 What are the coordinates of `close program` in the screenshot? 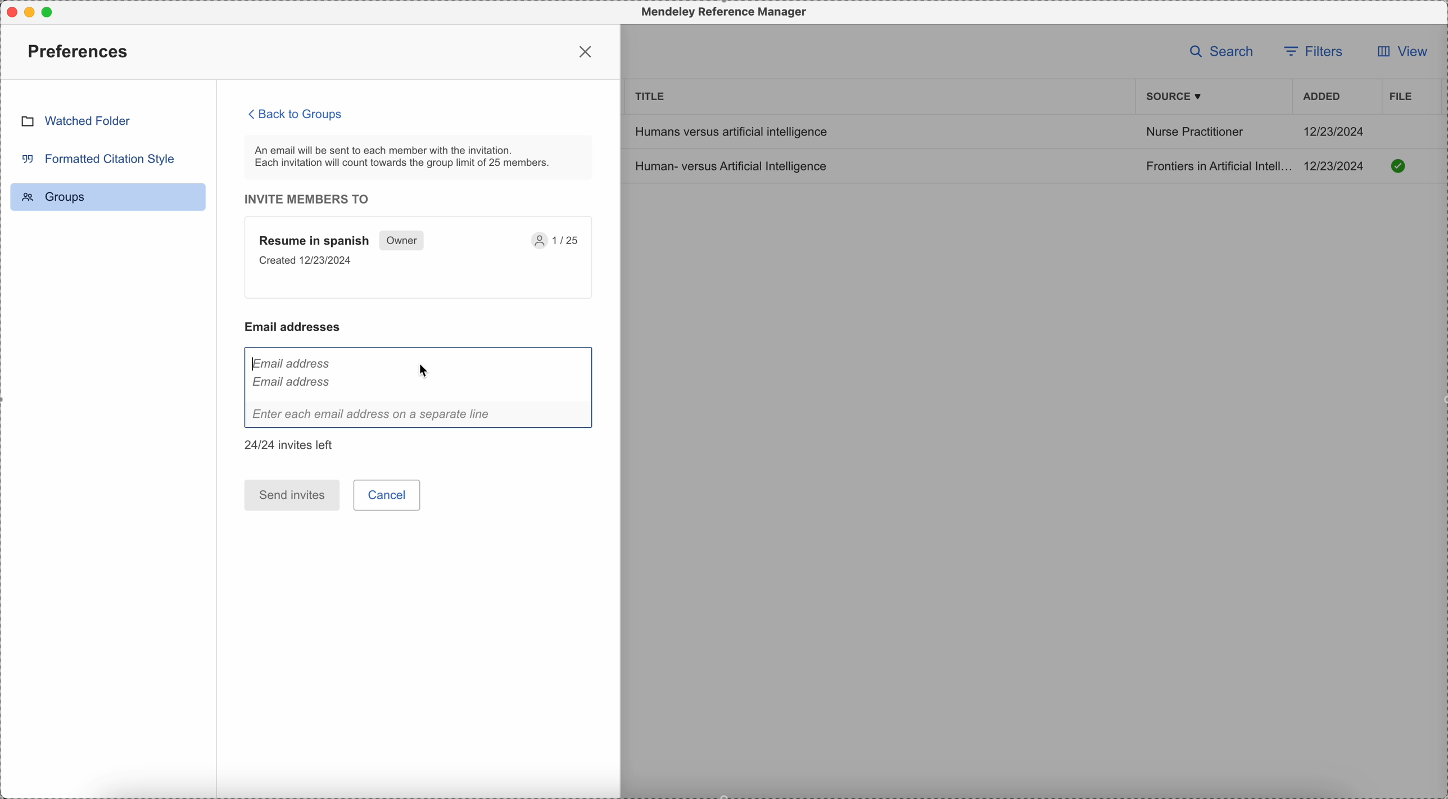 It's located at (9, 10).